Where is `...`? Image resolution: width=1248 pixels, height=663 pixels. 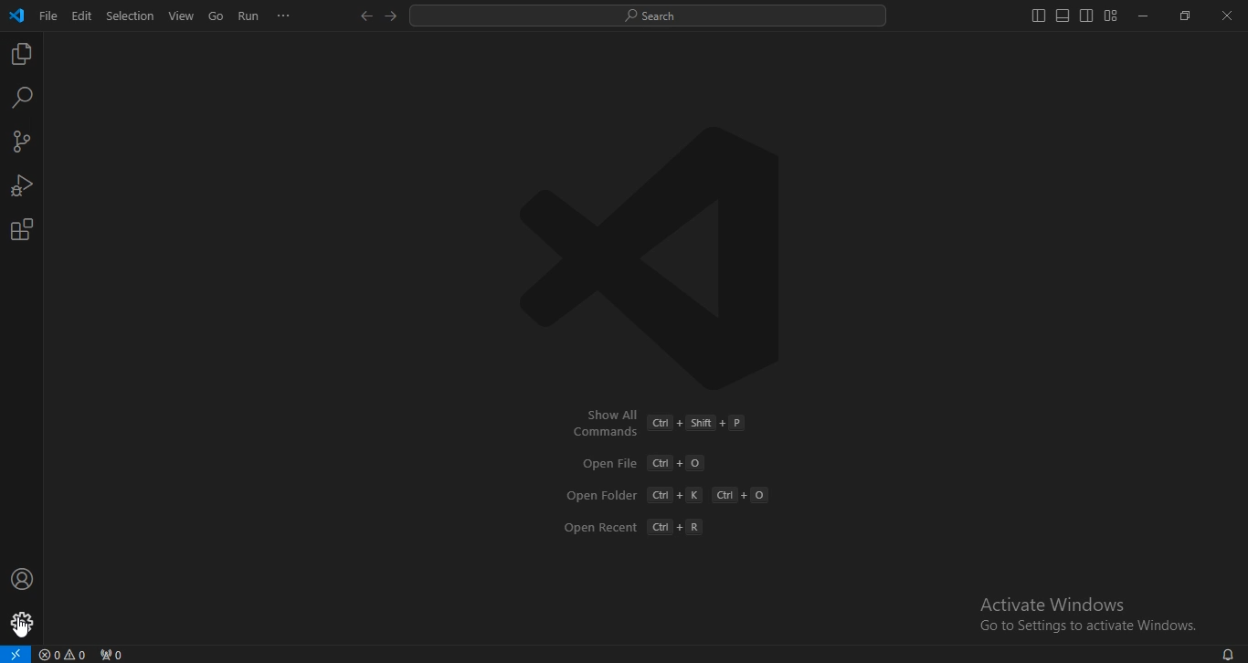
... is located at coordinates (284, 16).